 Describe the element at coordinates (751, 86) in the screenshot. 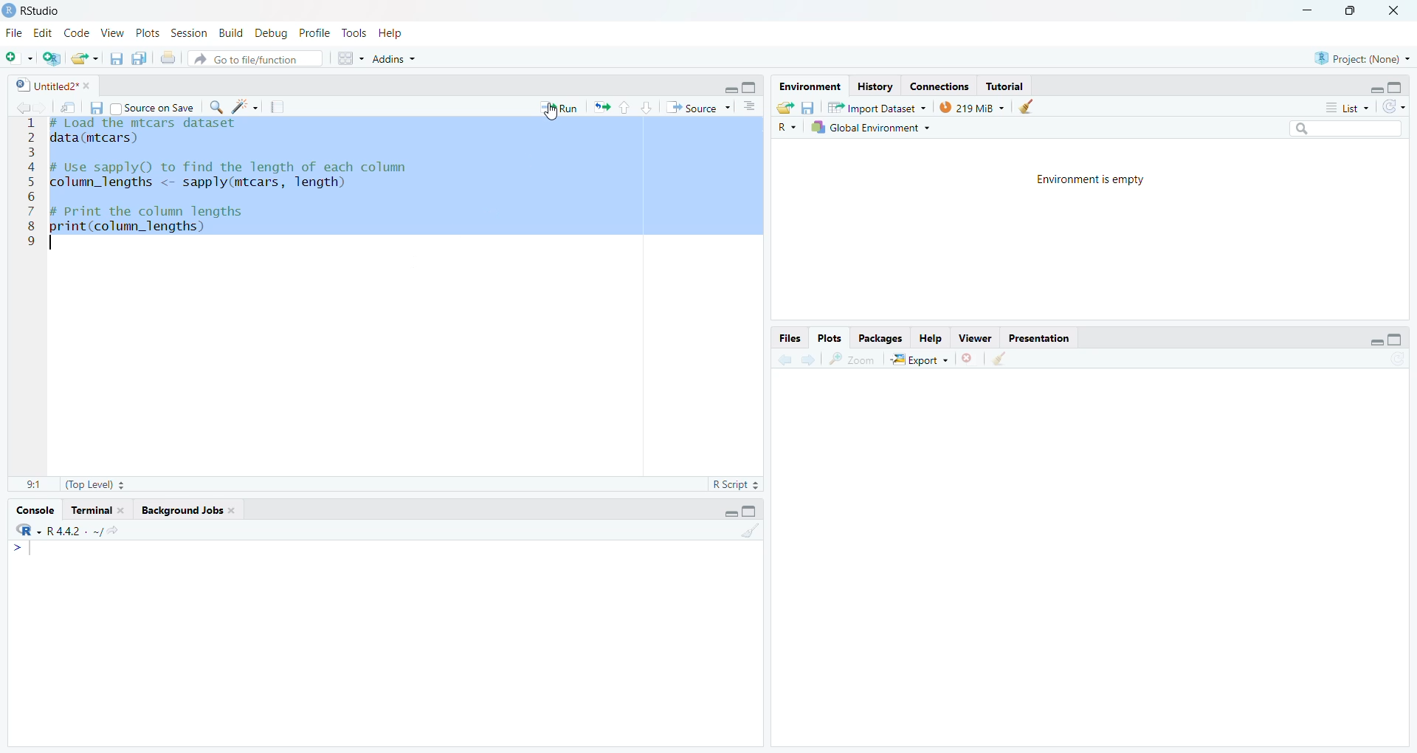

I see `Full height` at that location.